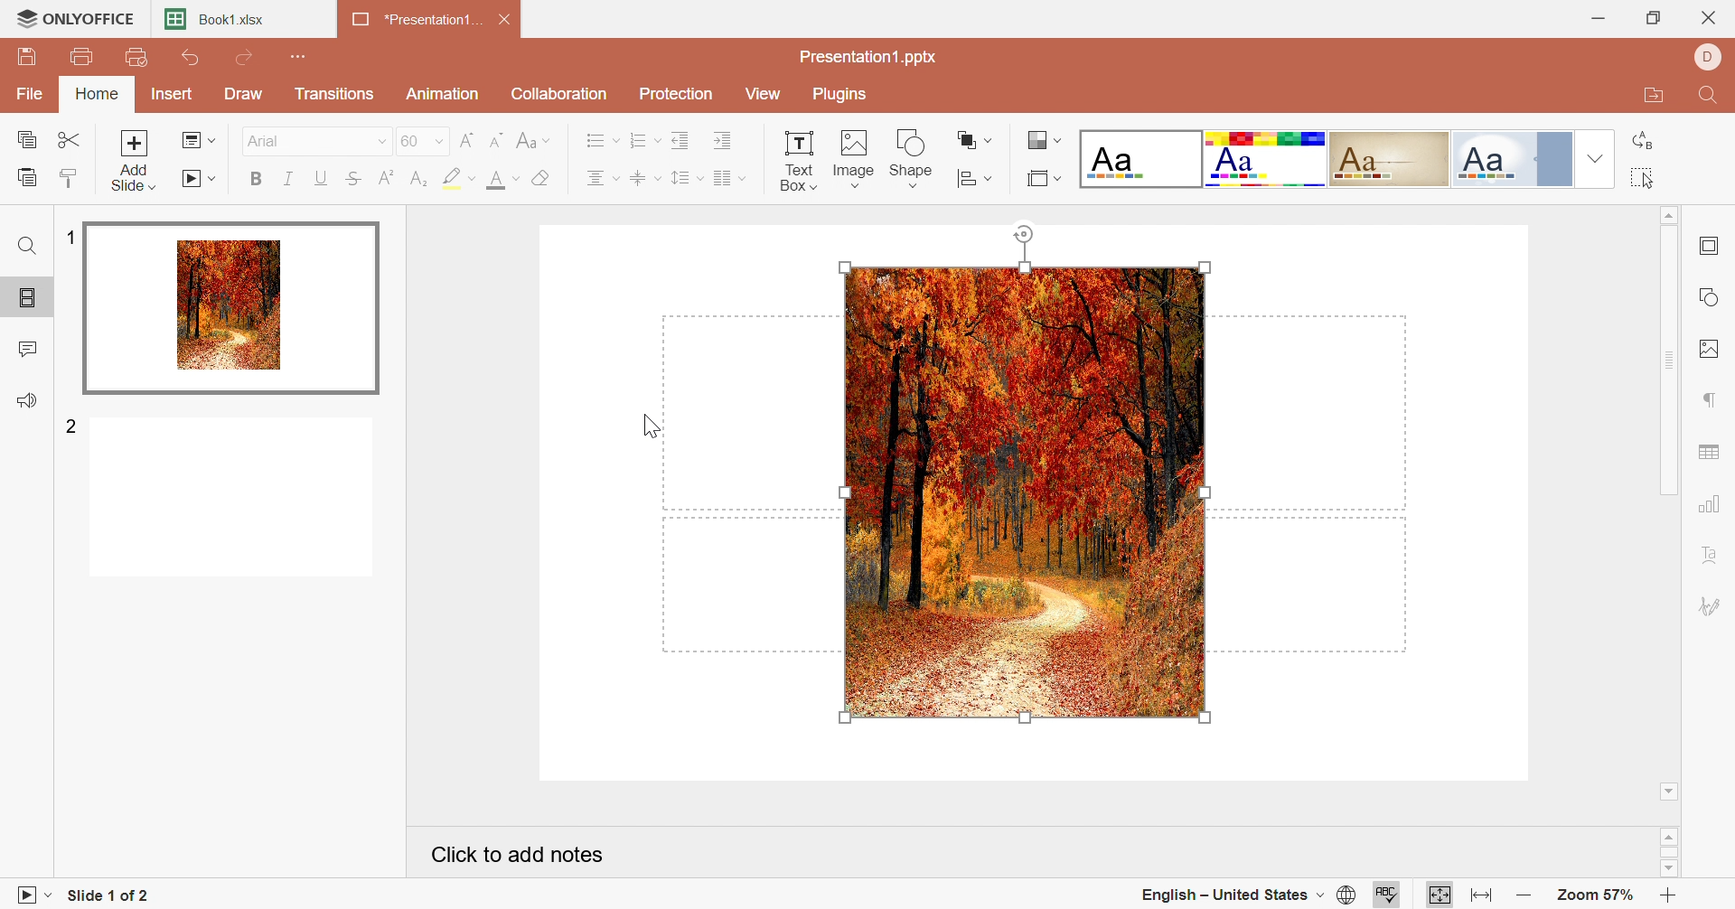  I want to click on 60, so click(422, 139).